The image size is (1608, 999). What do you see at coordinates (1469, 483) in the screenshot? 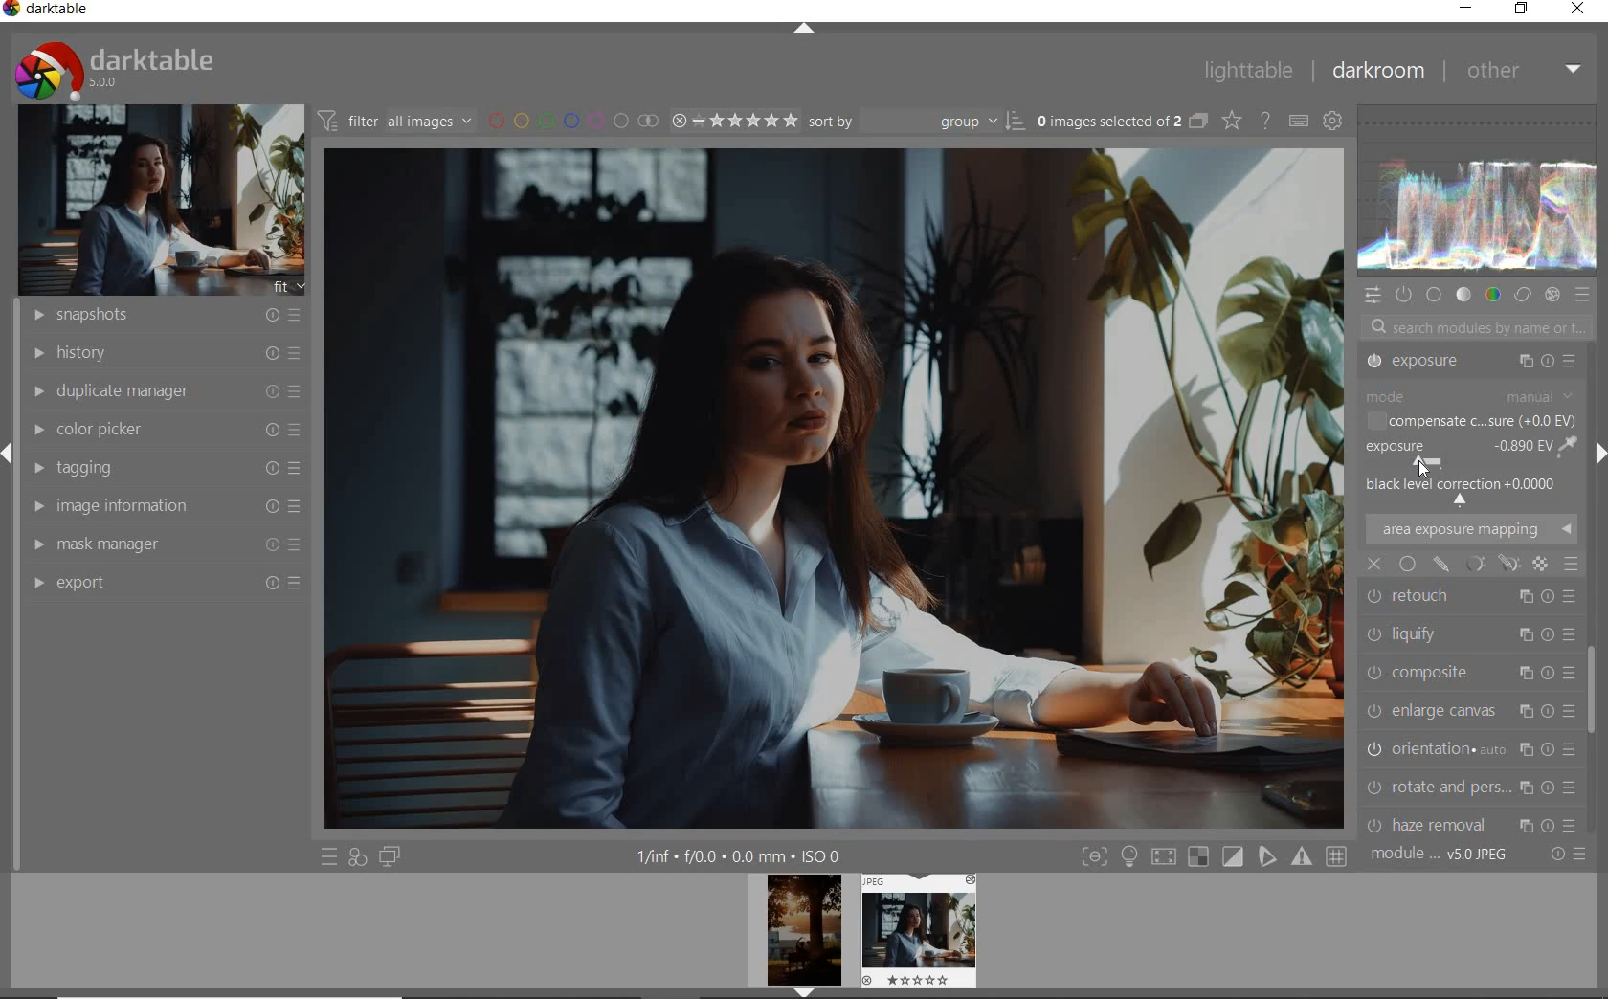
I see `RETOUCH` at bounding box center [1469, 483].